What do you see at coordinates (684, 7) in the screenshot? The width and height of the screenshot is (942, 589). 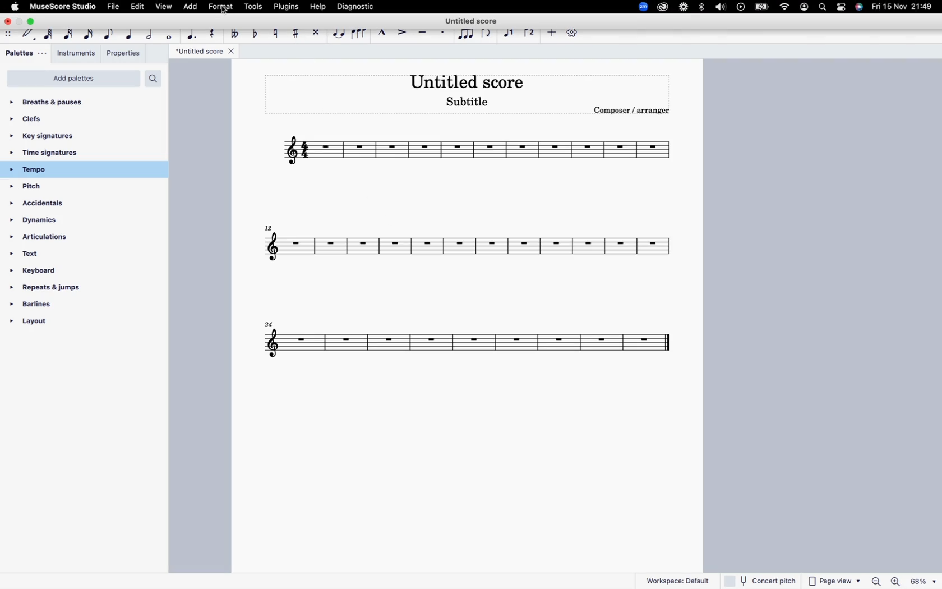 I see `loom` at bounding box center [684, 7].